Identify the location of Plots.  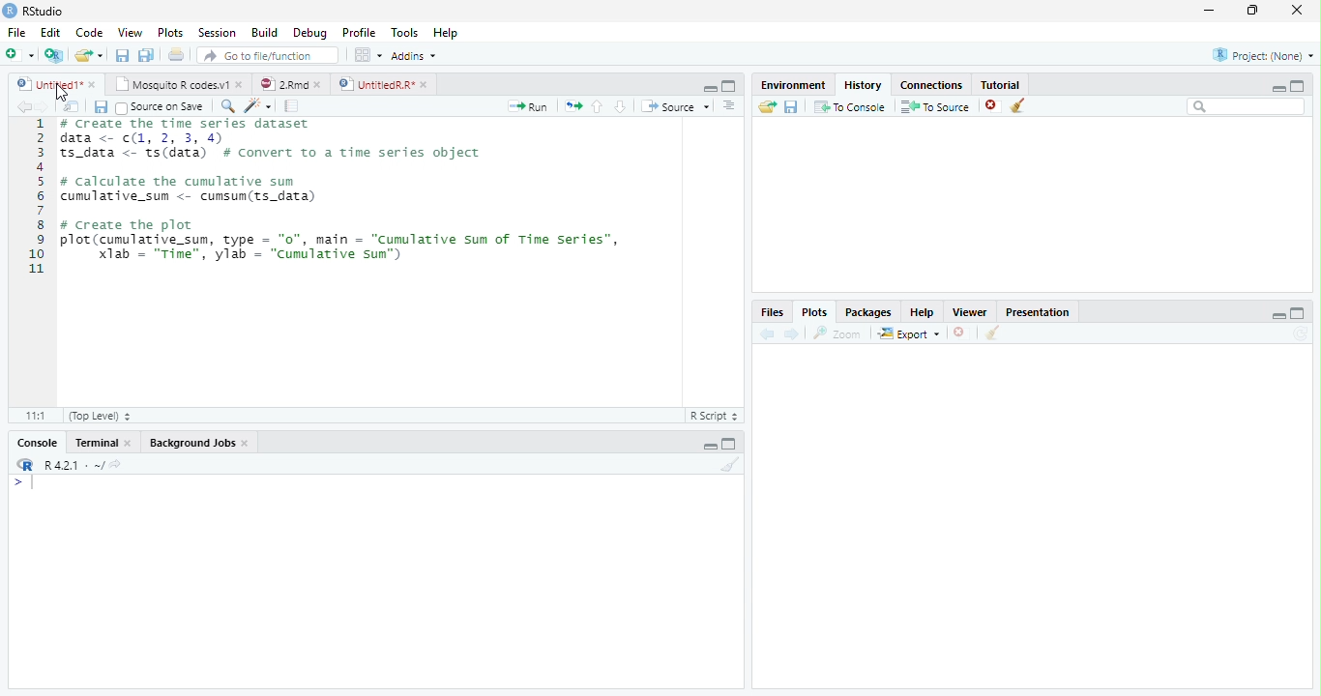
(815, 311).